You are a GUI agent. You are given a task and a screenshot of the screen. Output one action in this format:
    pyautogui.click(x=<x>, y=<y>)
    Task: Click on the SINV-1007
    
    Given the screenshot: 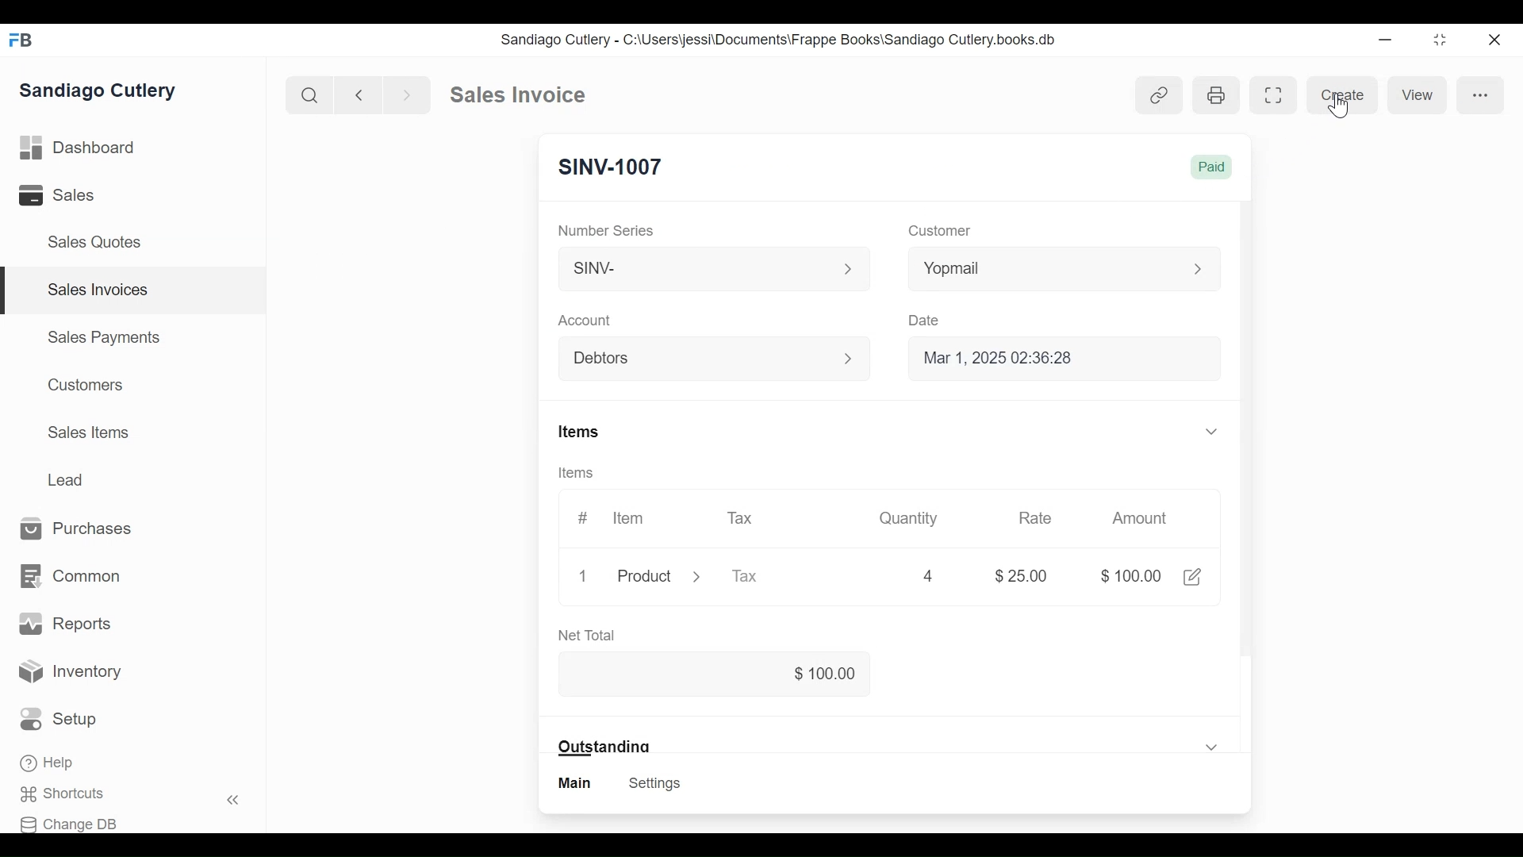 What is the action you would take?
    pyautogui.click(x=612, y=166)
    